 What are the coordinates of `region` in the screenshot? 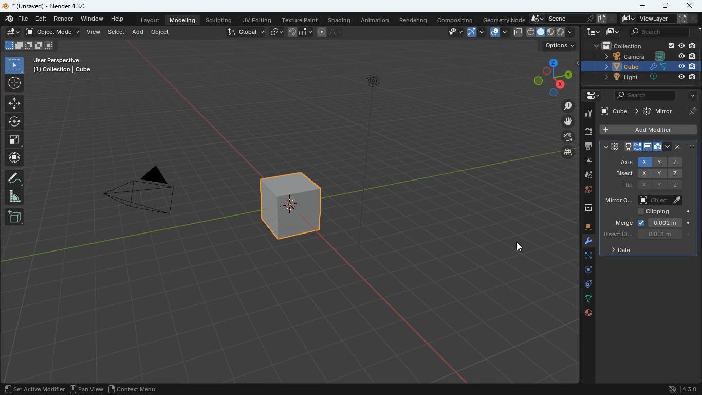 It's located at (61, 389).